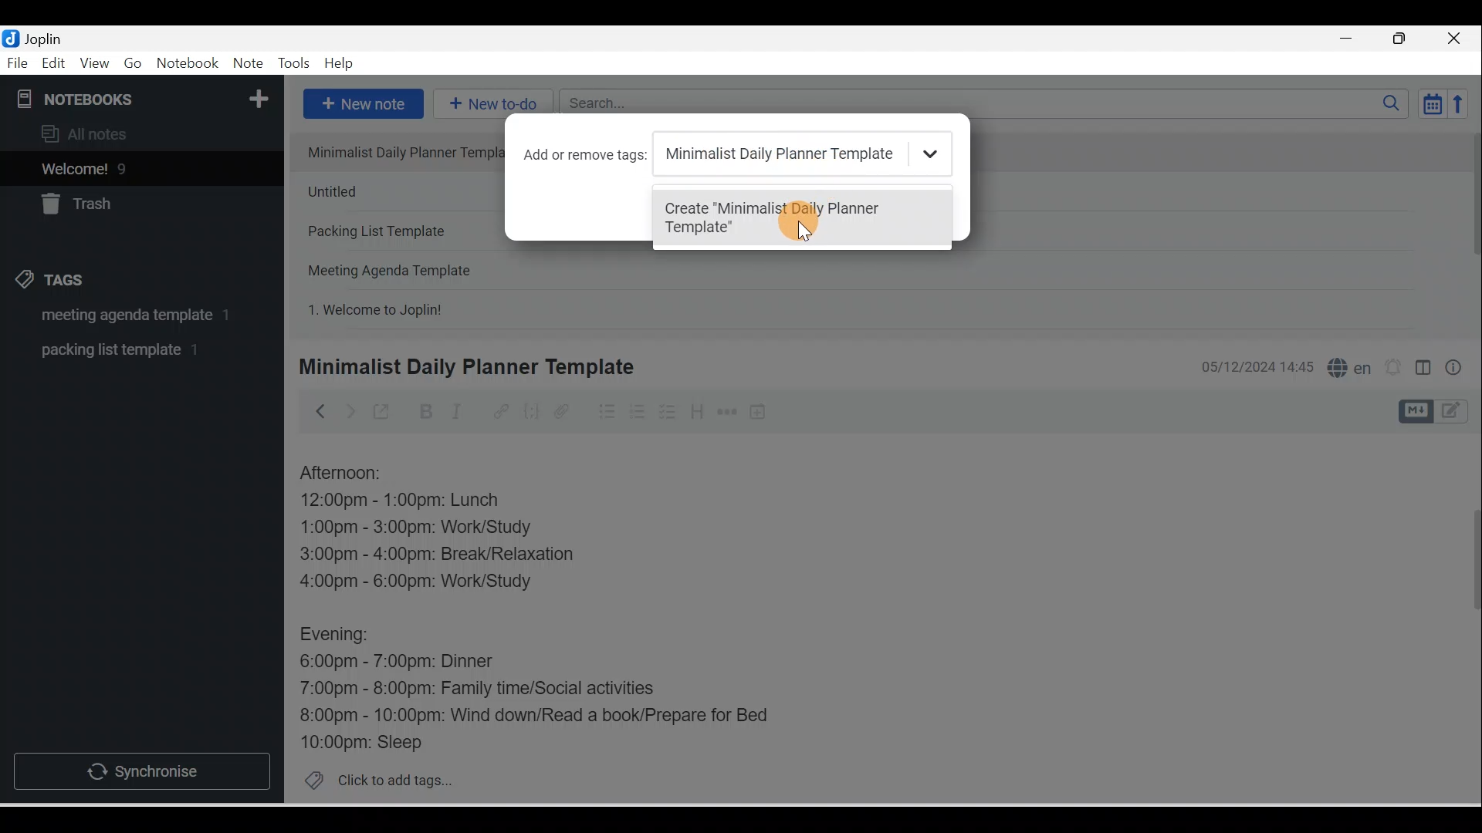 This screenshot has height=833, width=1482. Describe the element at coordinates (55, 282) in the screenshot. I see `Tags` at that location.